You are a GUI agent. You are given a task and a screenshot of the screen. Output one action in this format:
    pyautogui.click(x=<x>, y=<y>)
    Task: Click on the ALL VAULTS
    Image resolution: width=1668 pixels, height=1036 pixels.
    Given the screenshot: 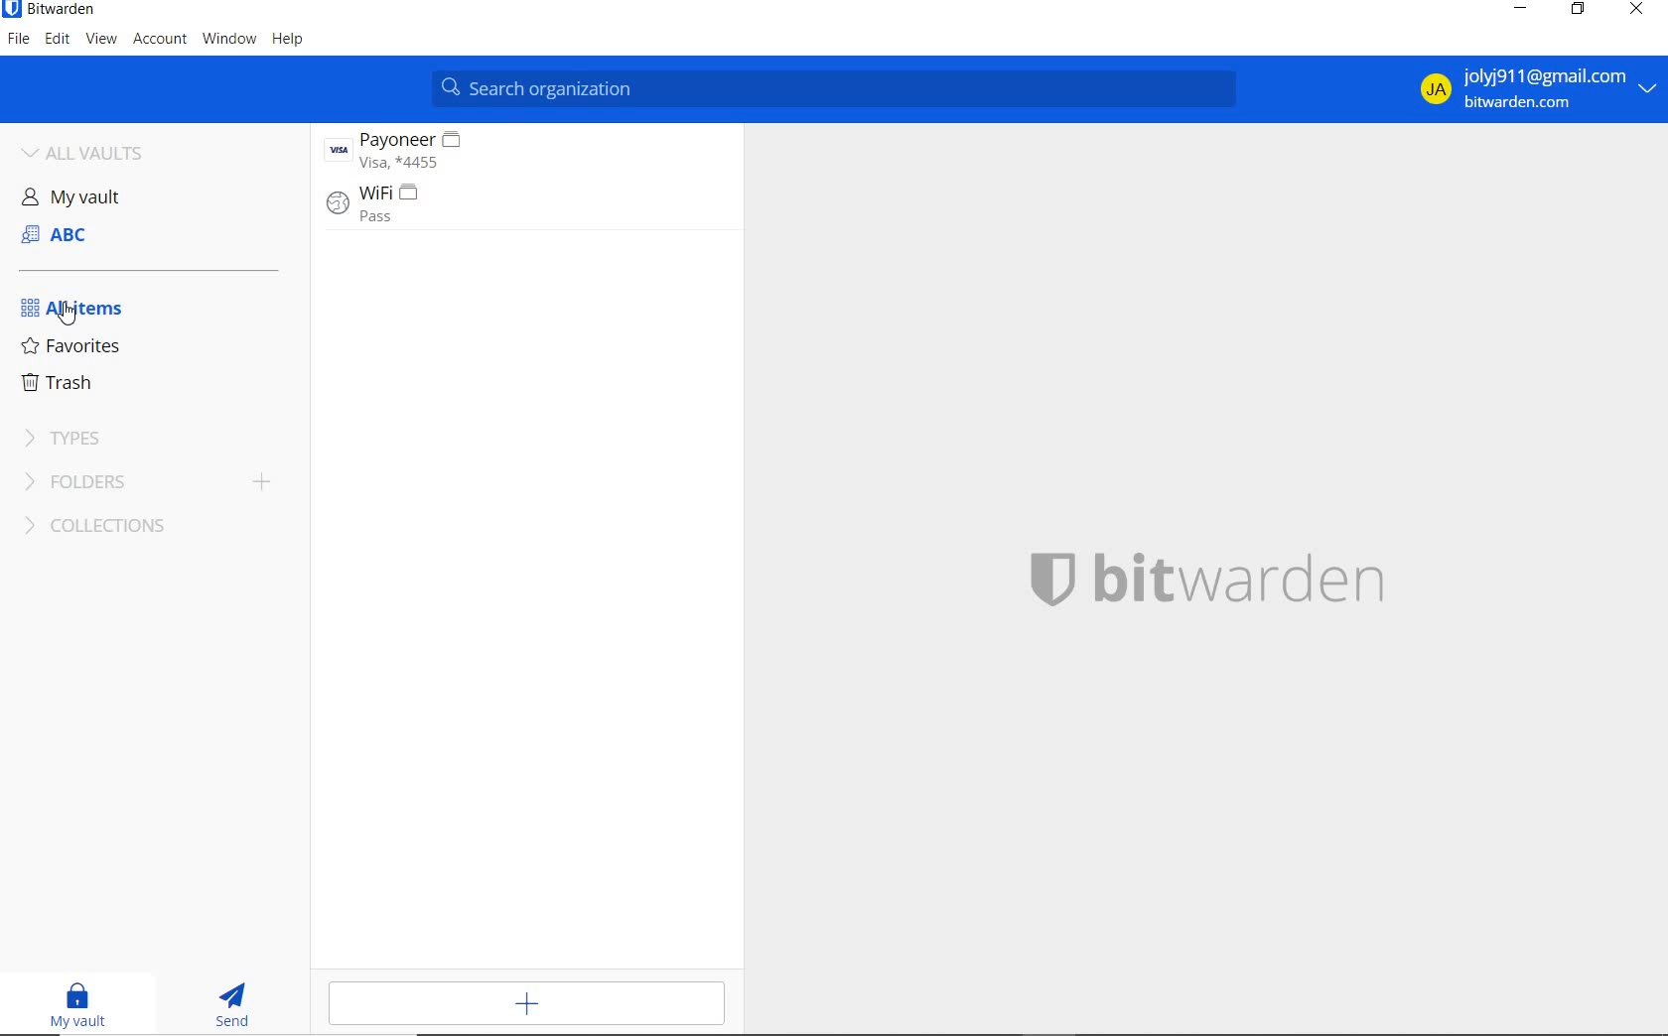 What is the action you would take?
    pyautogui.click(x=99, y=150)
    